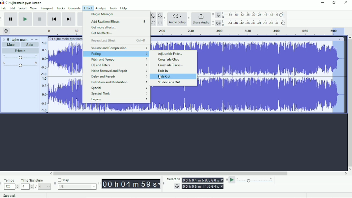  I want to click on File, so click(4, 8).